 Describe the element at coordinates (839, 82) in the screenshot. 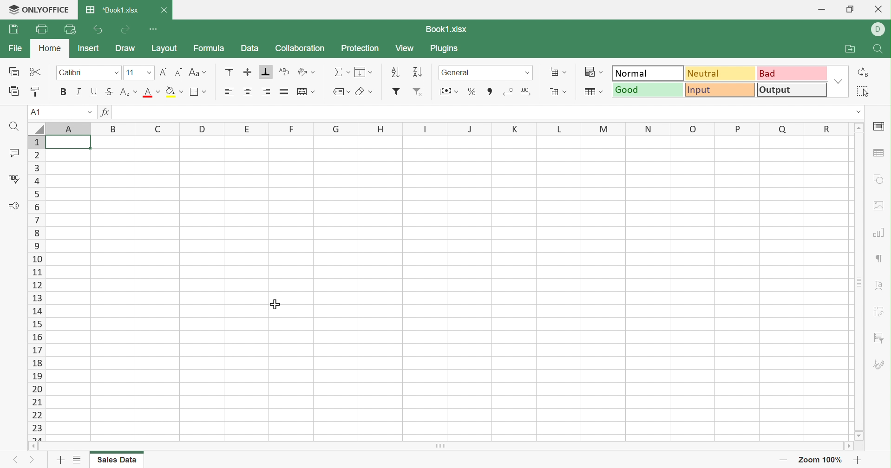

I see `Drop Down` at that location.